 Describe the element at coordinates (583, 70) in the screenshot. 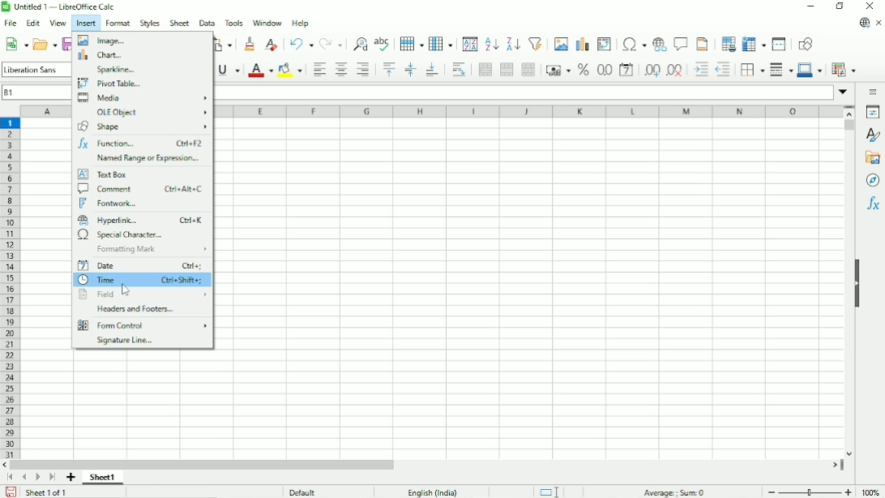

I see `Format as percent` at that location.